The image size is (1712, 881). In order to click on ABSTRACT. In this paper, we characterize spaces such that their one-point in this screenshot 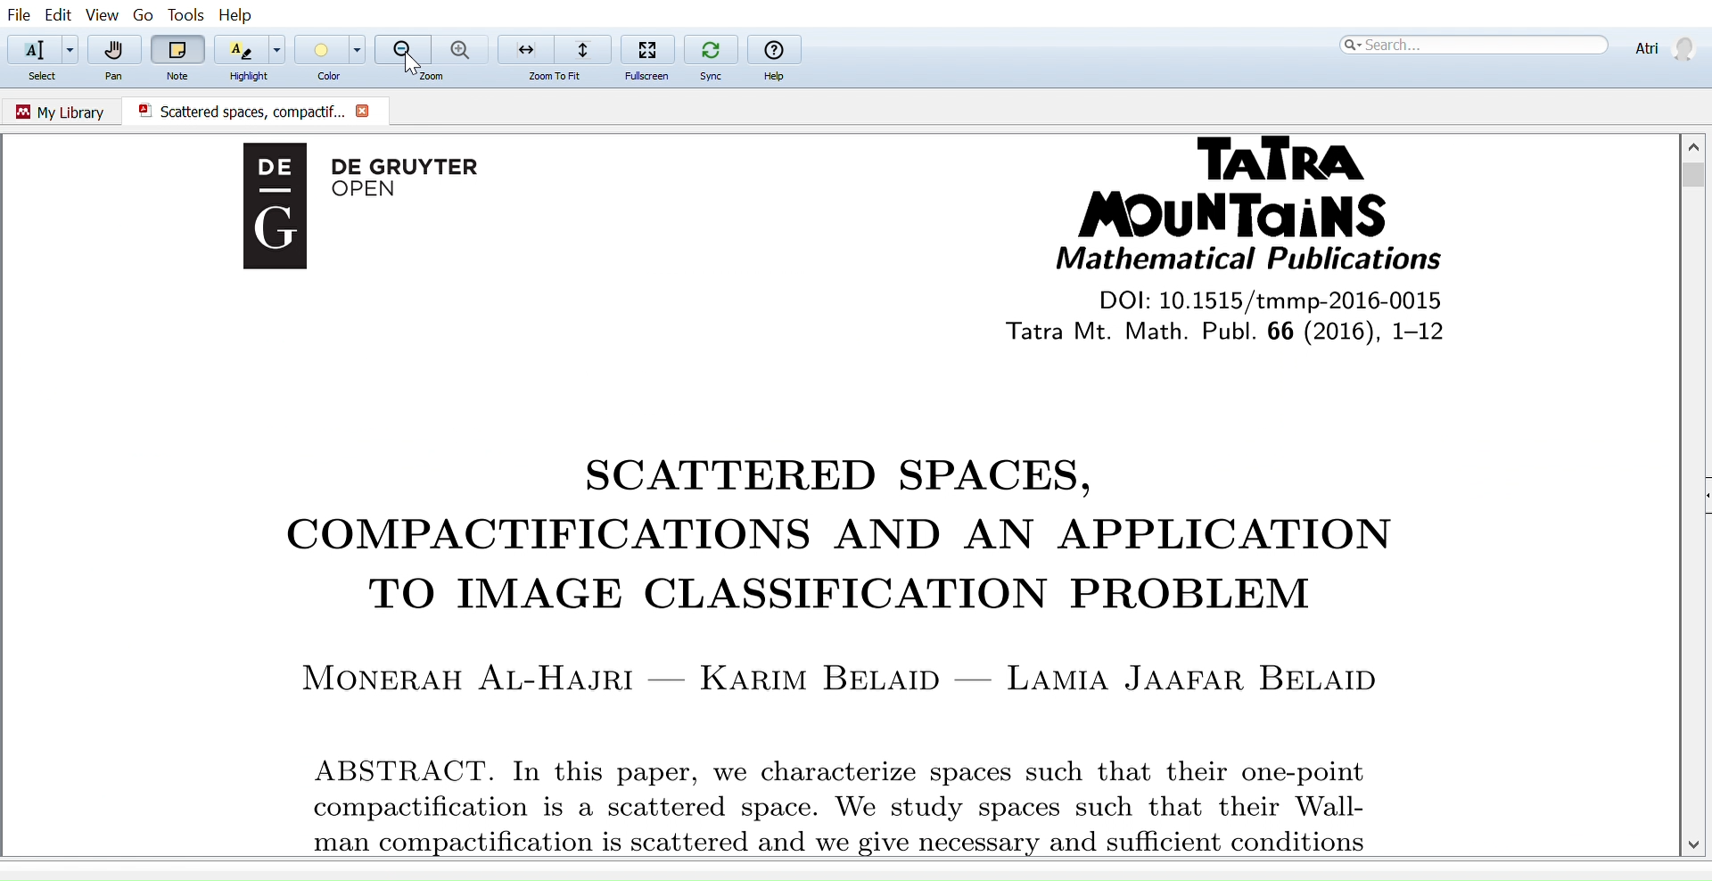, I will do `click(836, 771)`.